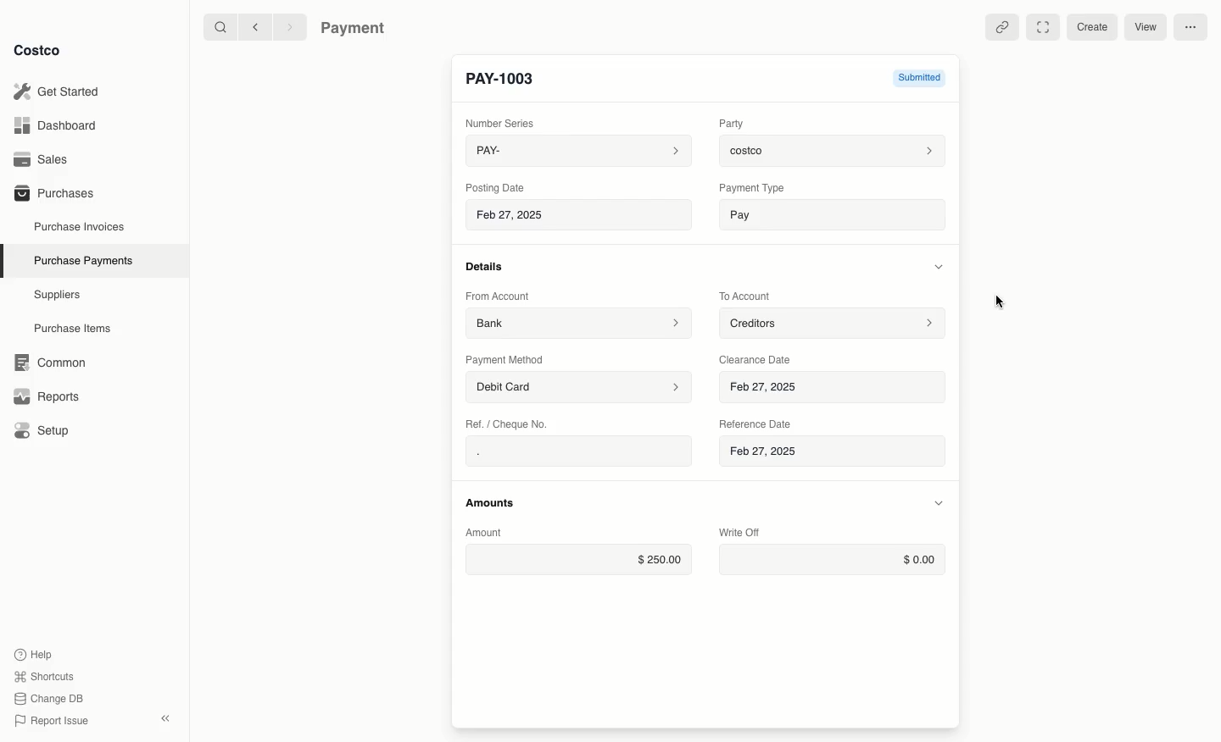  I want to click on Cursor, so click(1002, 301).